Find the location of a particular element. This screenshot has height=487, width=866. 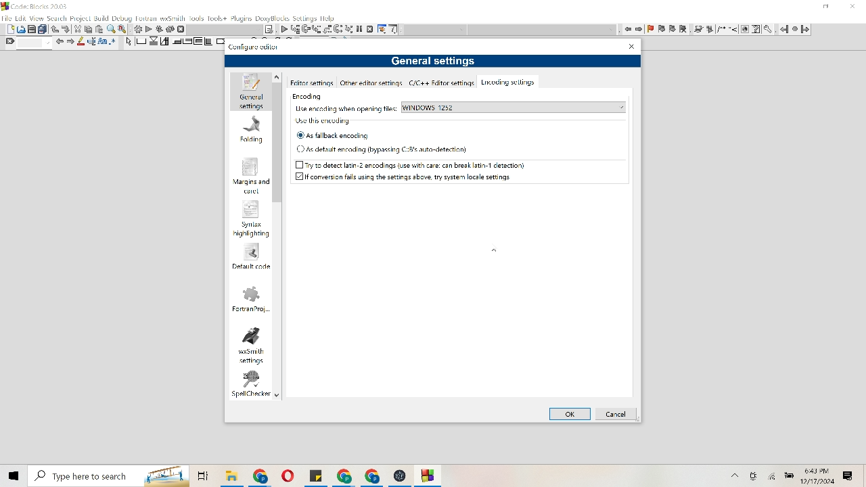

Pencil is located at coordinates (82, 41).